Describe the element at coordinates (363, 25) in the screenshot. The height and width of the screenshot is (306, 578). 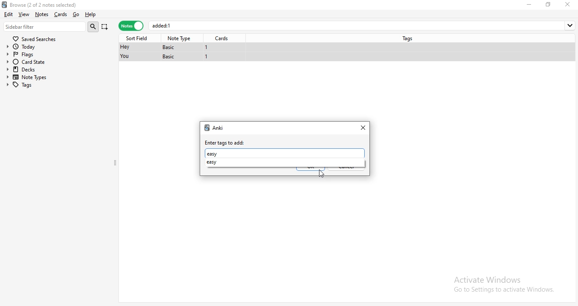
I see `added:1` at that location.